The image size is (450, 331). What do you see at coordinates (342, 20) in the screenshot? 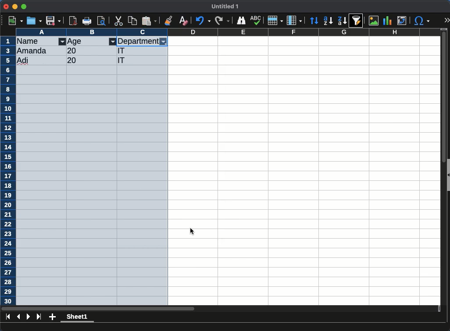
I see `descending` at bounding box center [342, 20].